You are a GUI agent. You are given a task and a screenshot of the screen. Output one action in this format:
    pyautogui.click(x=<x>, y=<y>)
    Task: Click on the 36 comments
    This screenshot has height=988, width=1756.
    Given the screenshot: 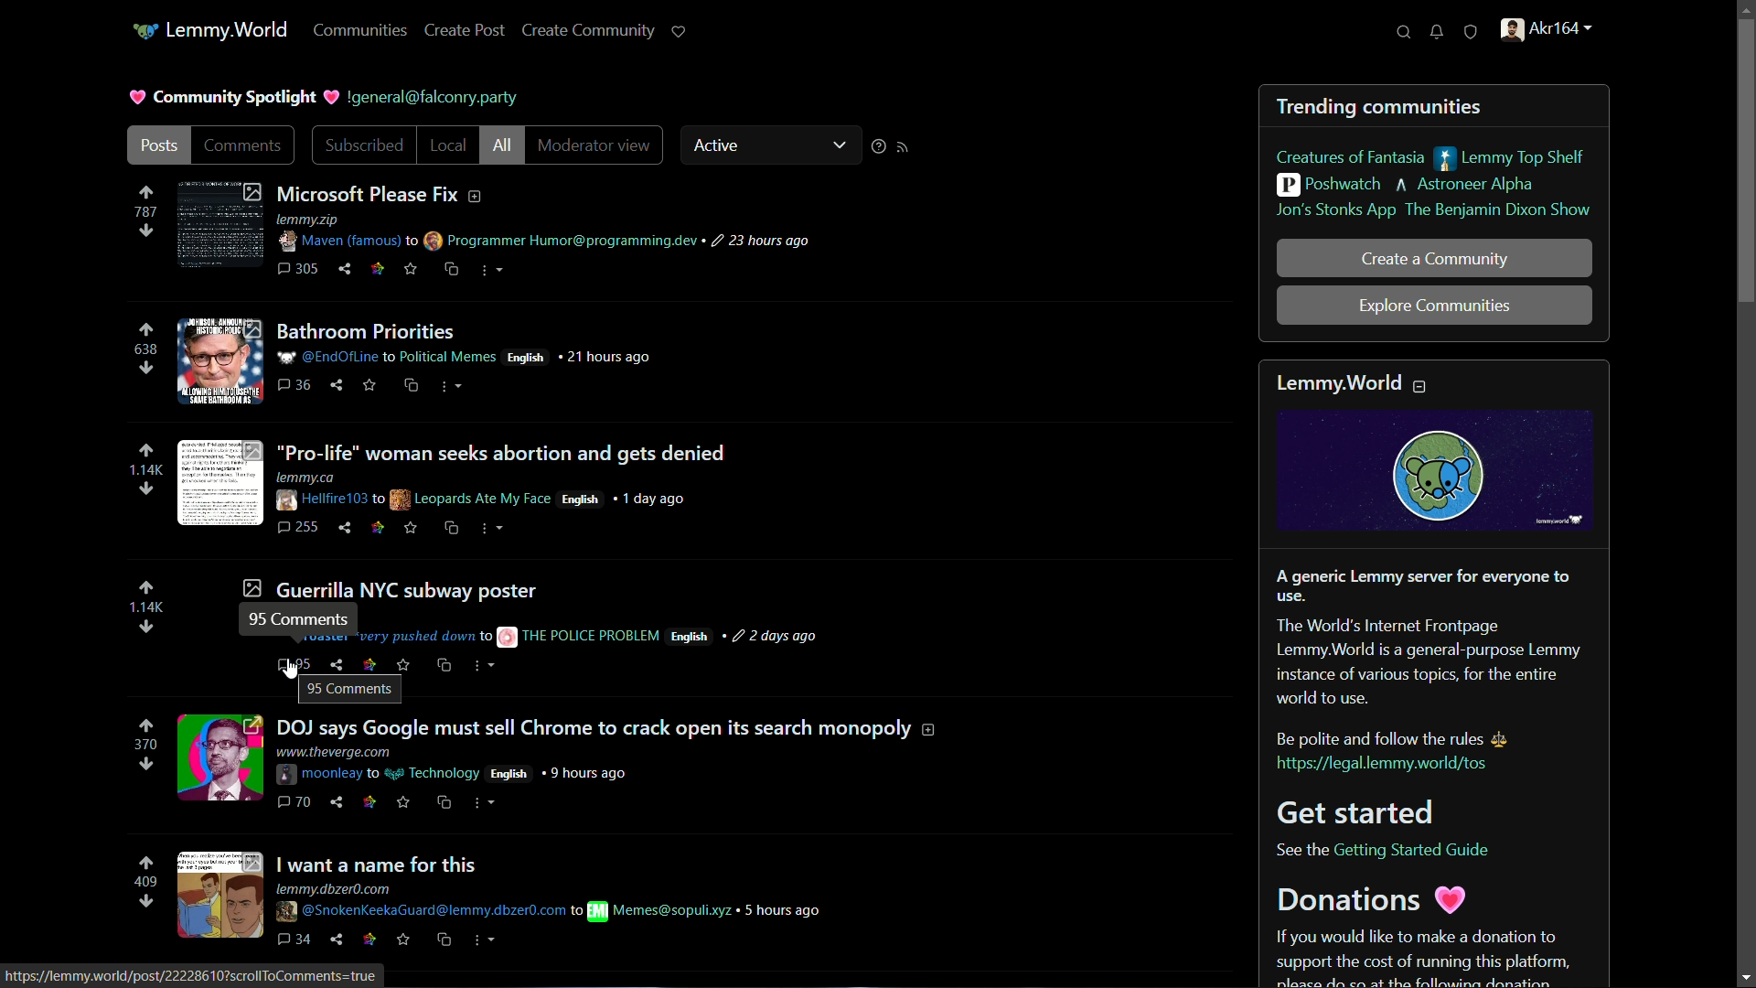 What is the action you would take?
    pyautogui.click(x=295, y=384)
    